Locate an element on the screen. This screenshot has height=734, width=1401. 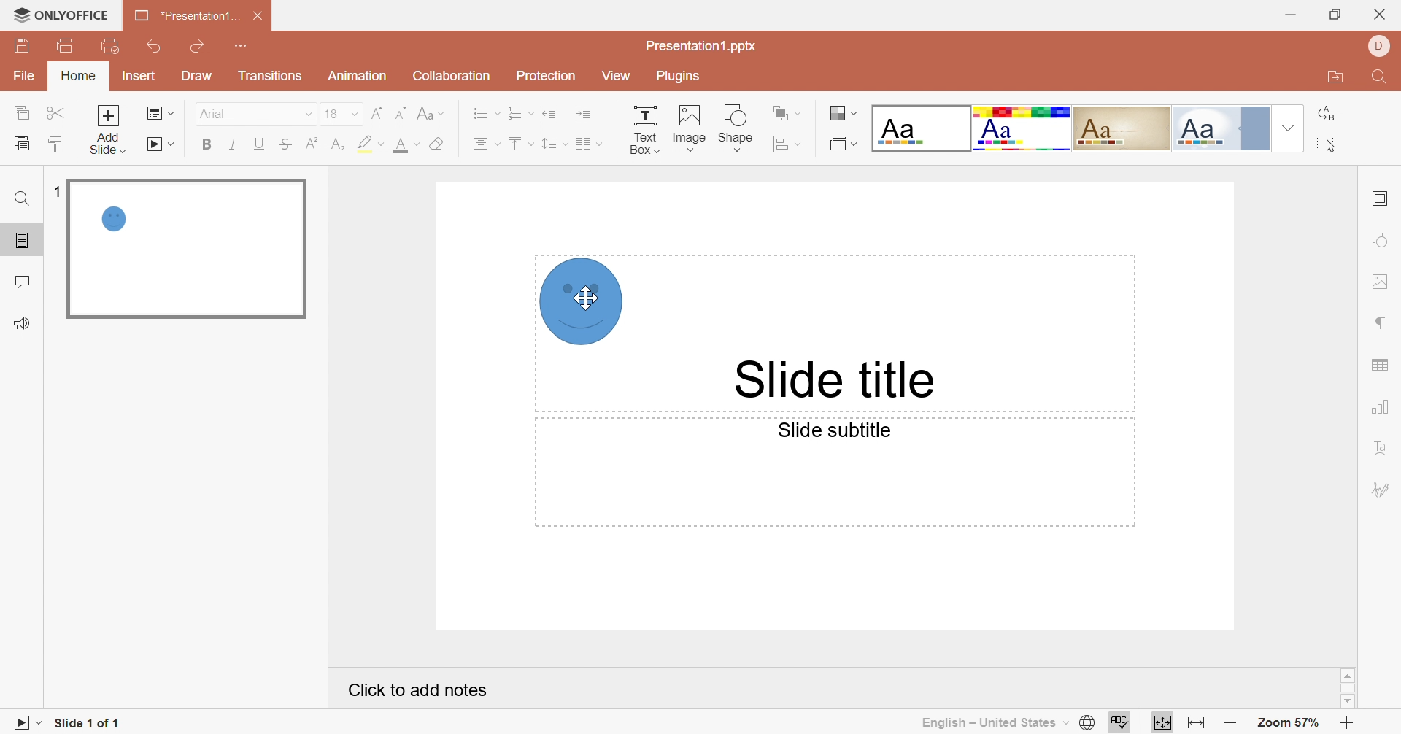
Customize quick access toolbar is located at coordinates (242, 46).